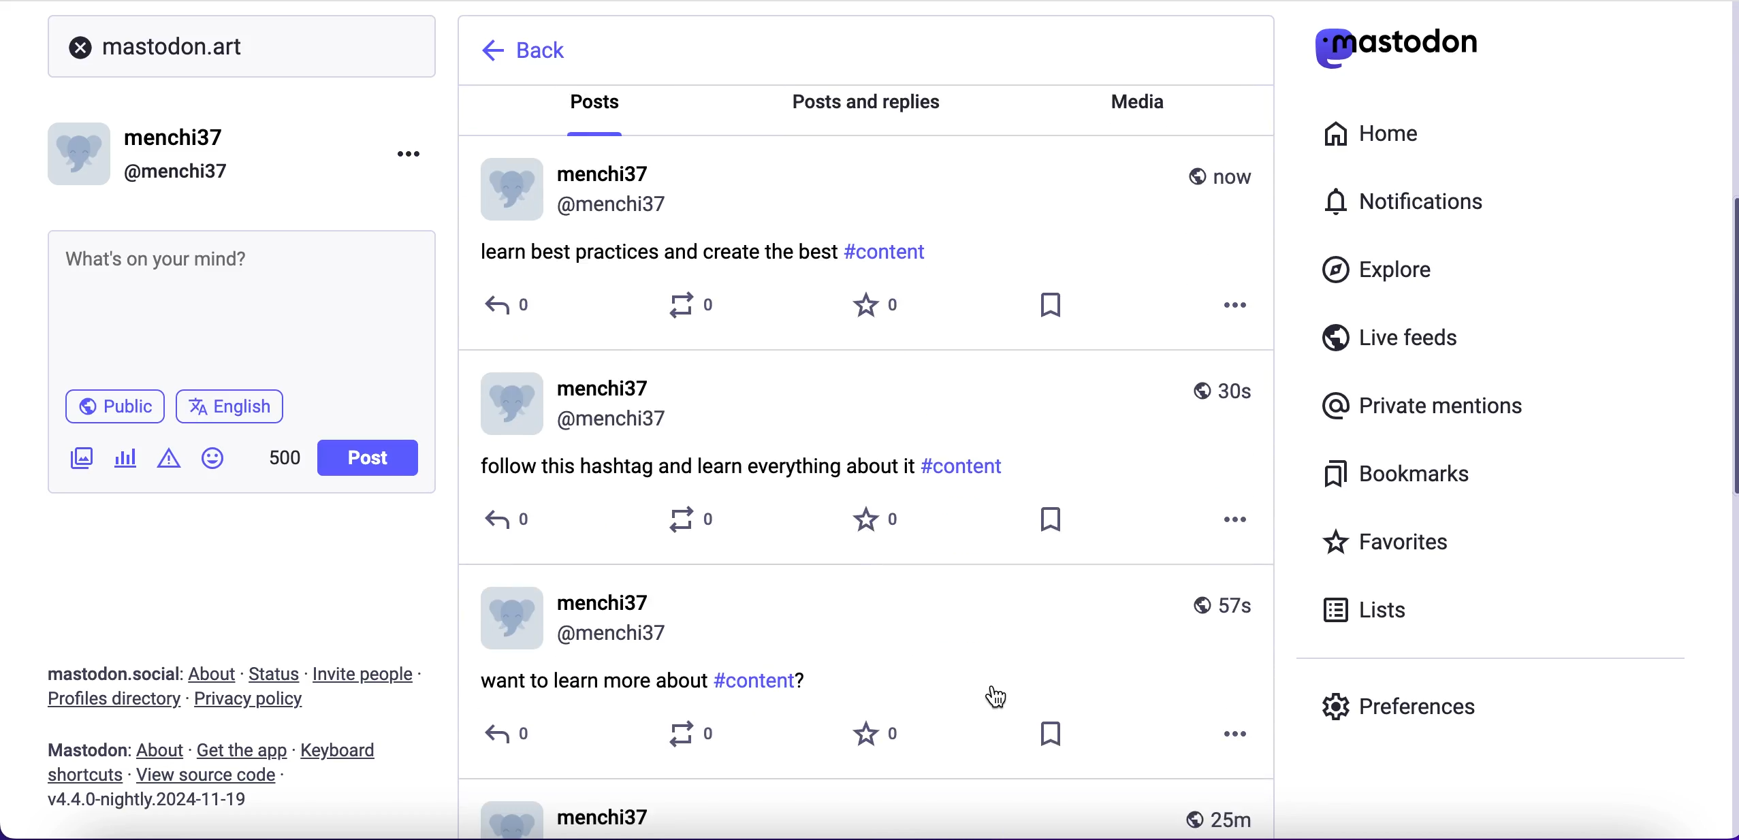  I want to click on 0 boosts, so click(700, 523).